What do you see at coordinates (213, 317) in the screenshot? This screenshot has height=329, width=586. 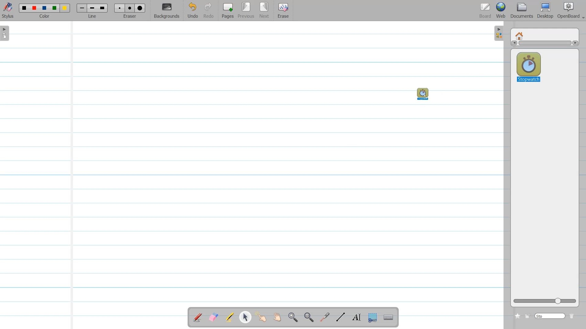 I see `Erase annotation` at bounding box center [213, 317].